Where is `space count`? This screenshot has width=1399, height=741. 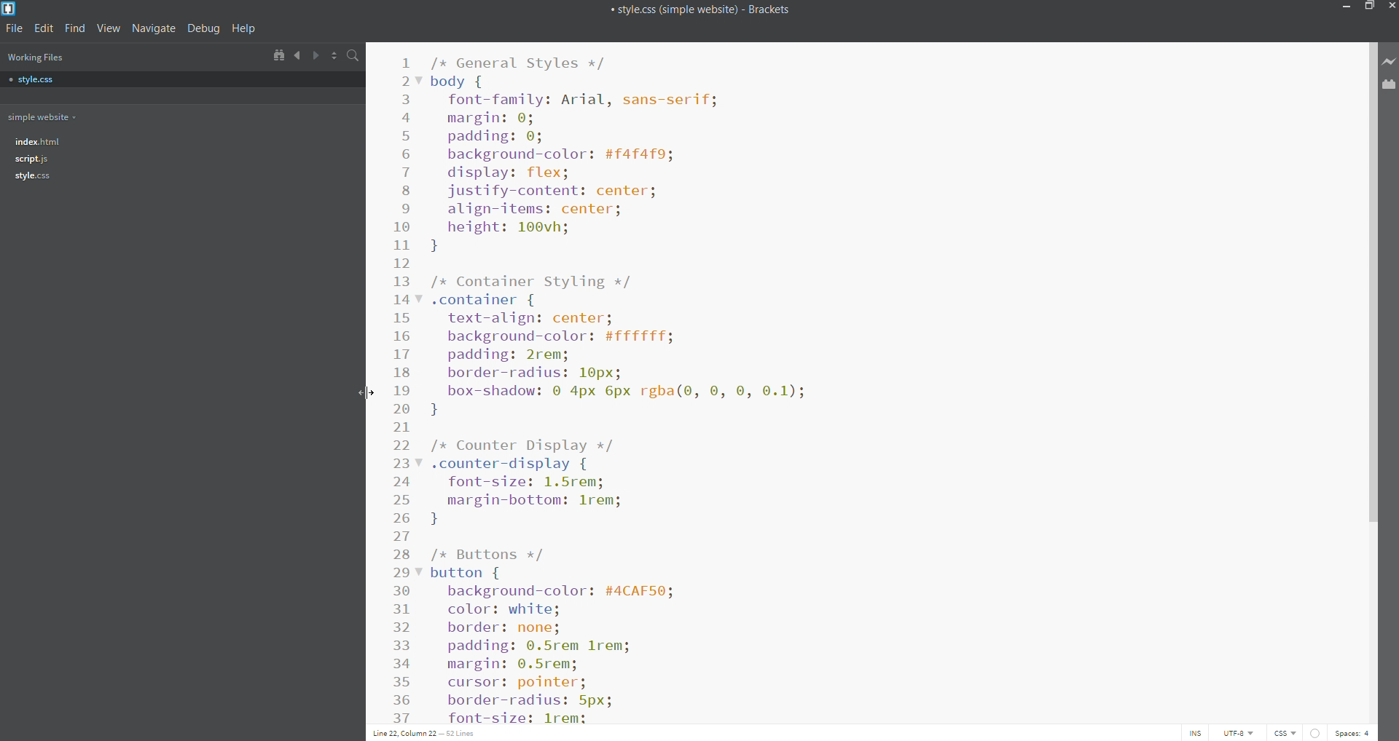 space count is located at coordinates (1353, 733).